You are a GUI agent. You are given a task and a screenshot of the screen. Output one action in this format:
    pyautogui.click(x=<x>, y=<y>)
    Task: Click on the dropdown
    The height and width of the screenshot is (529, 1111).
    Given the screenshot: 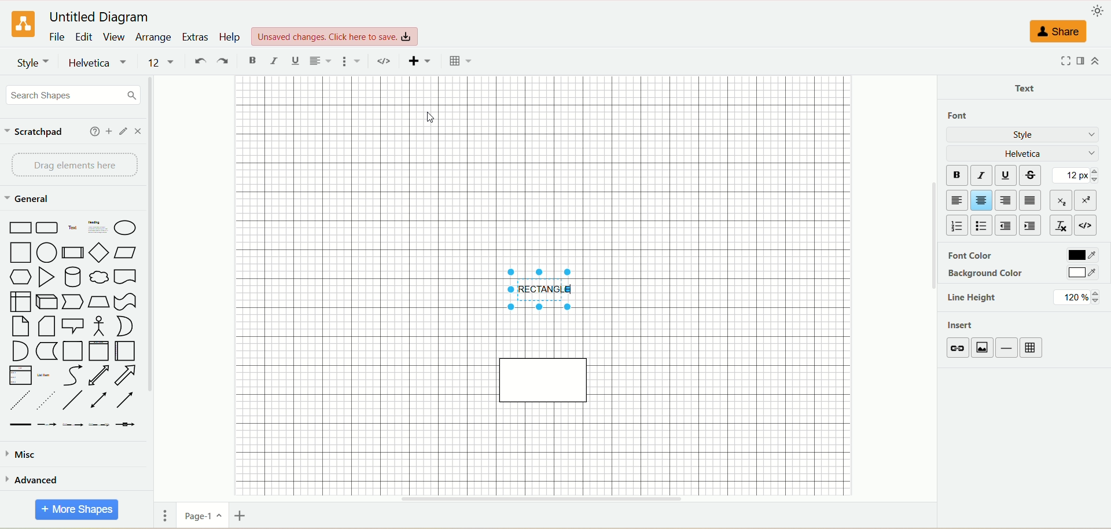 What is the action you would take?
    pyautogui.click(x=355, y=61)
    